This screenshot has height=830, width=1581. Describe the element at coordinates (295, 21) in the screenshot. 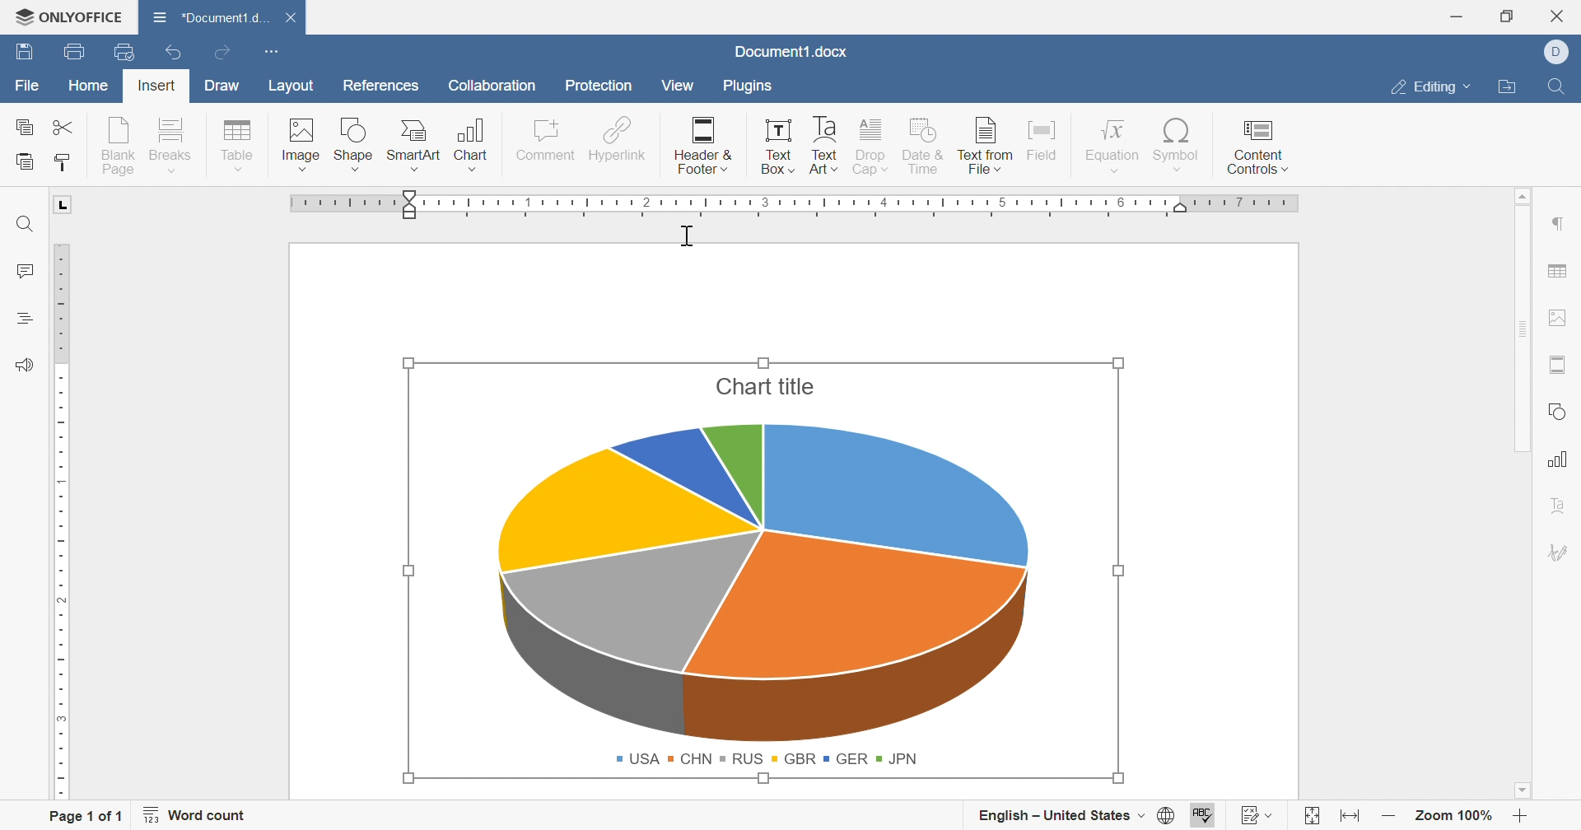

I see `Delete` at that location.